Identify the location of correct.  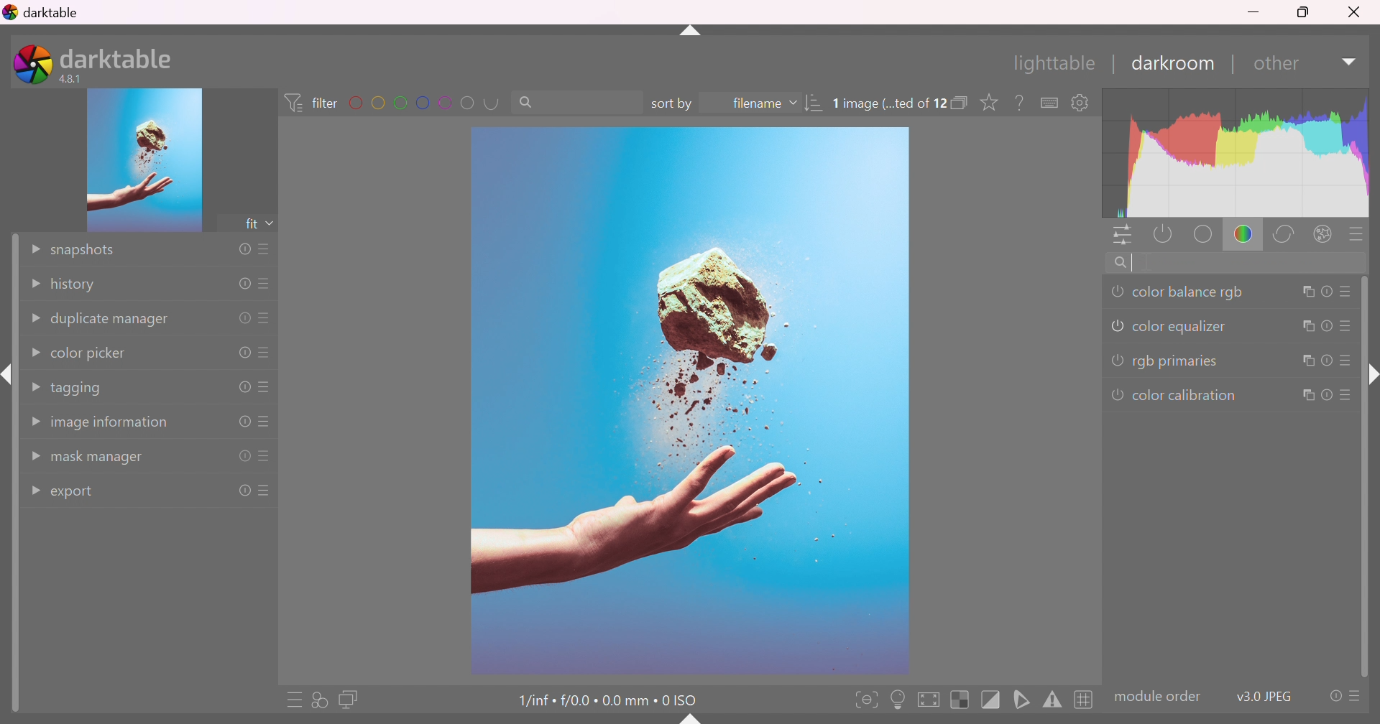
(1287, 236).